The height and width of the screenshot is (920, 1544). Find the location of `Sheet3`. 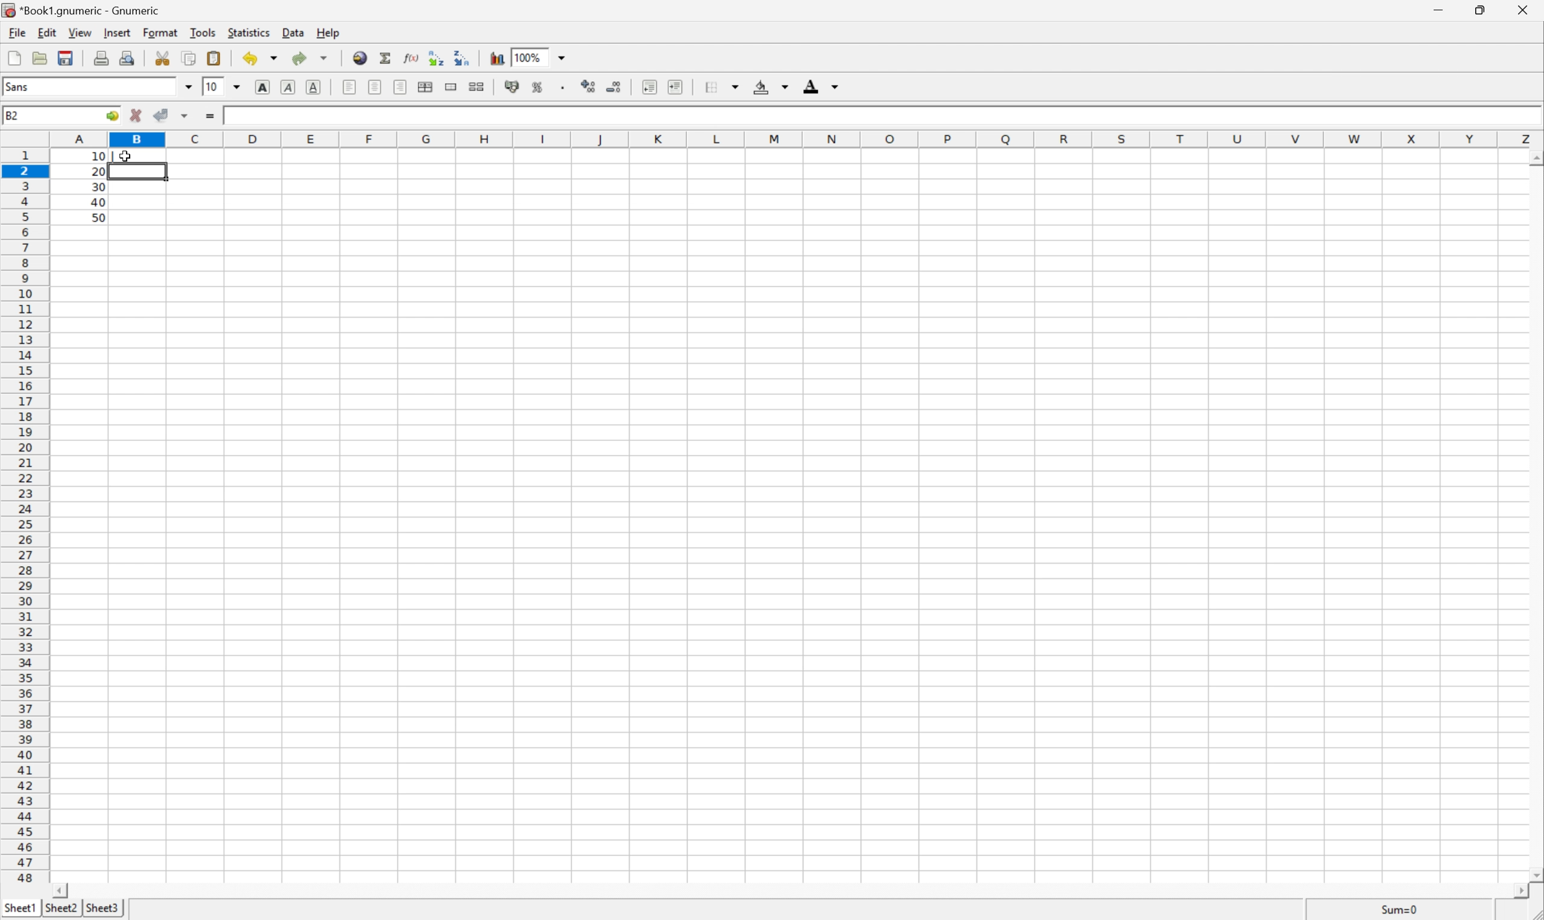

Sheet3 is located at coordinates (102, 909).